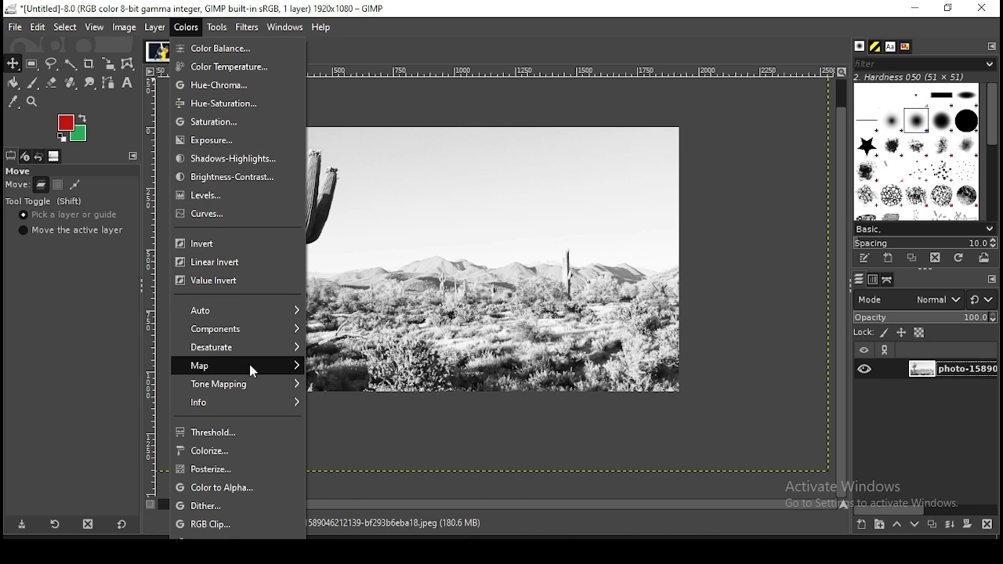 The height and width of the screenshot is (564, 1003). Describe the element at coordinates (53, 83) in the screenshot. I see `eraser tool` at that location.